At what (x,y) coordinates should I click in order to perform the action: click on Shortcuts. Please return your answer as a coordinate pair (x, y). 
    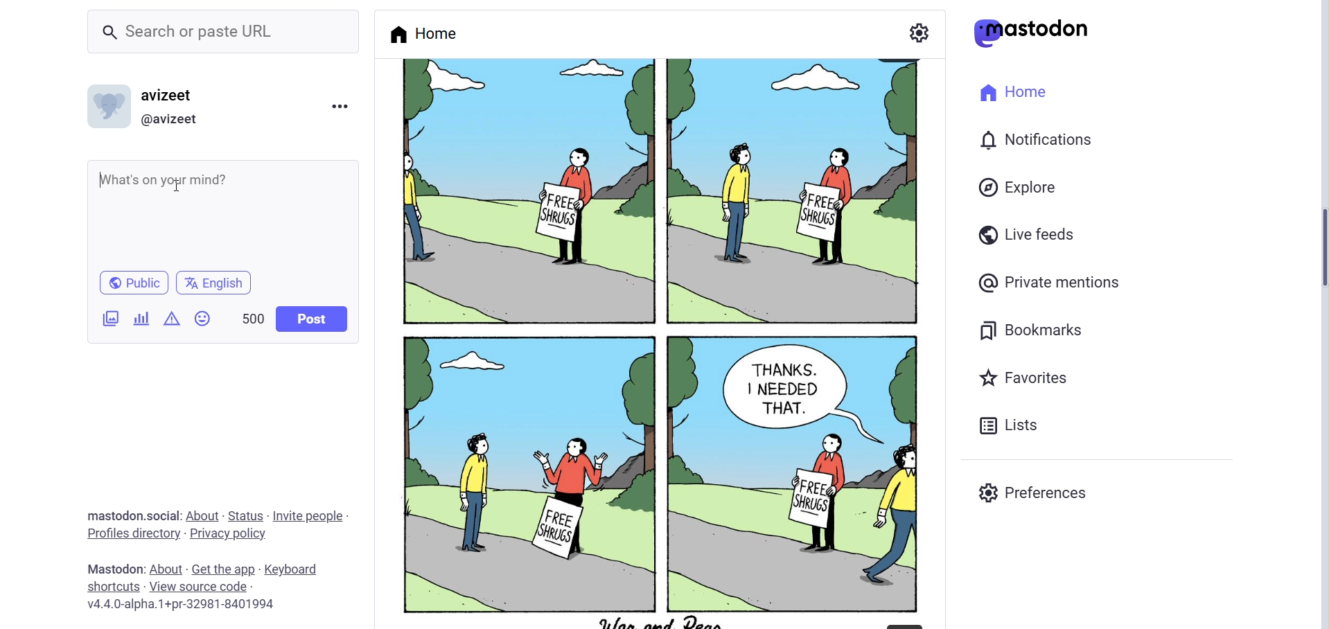
    Looking at the image, I should click on (113, 587).